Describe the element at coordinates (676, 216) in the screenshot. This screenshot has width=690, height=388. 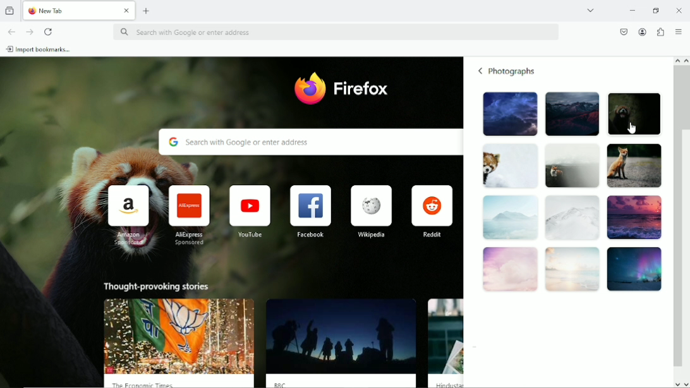
I see `vertical scrollbar` at that location.